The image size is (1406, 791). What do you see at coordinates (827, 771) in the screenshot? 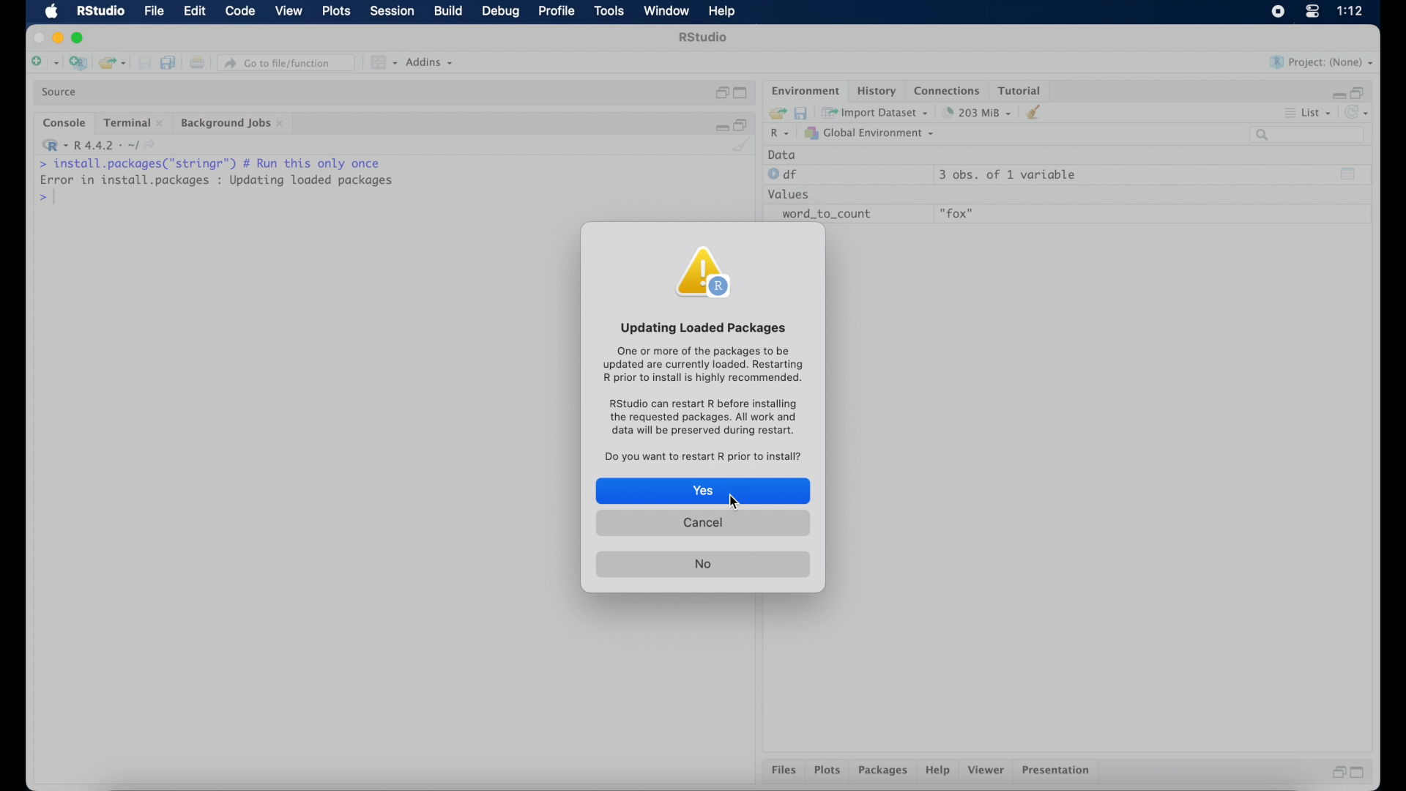
I see `plots` at bounding box center [827, 771].